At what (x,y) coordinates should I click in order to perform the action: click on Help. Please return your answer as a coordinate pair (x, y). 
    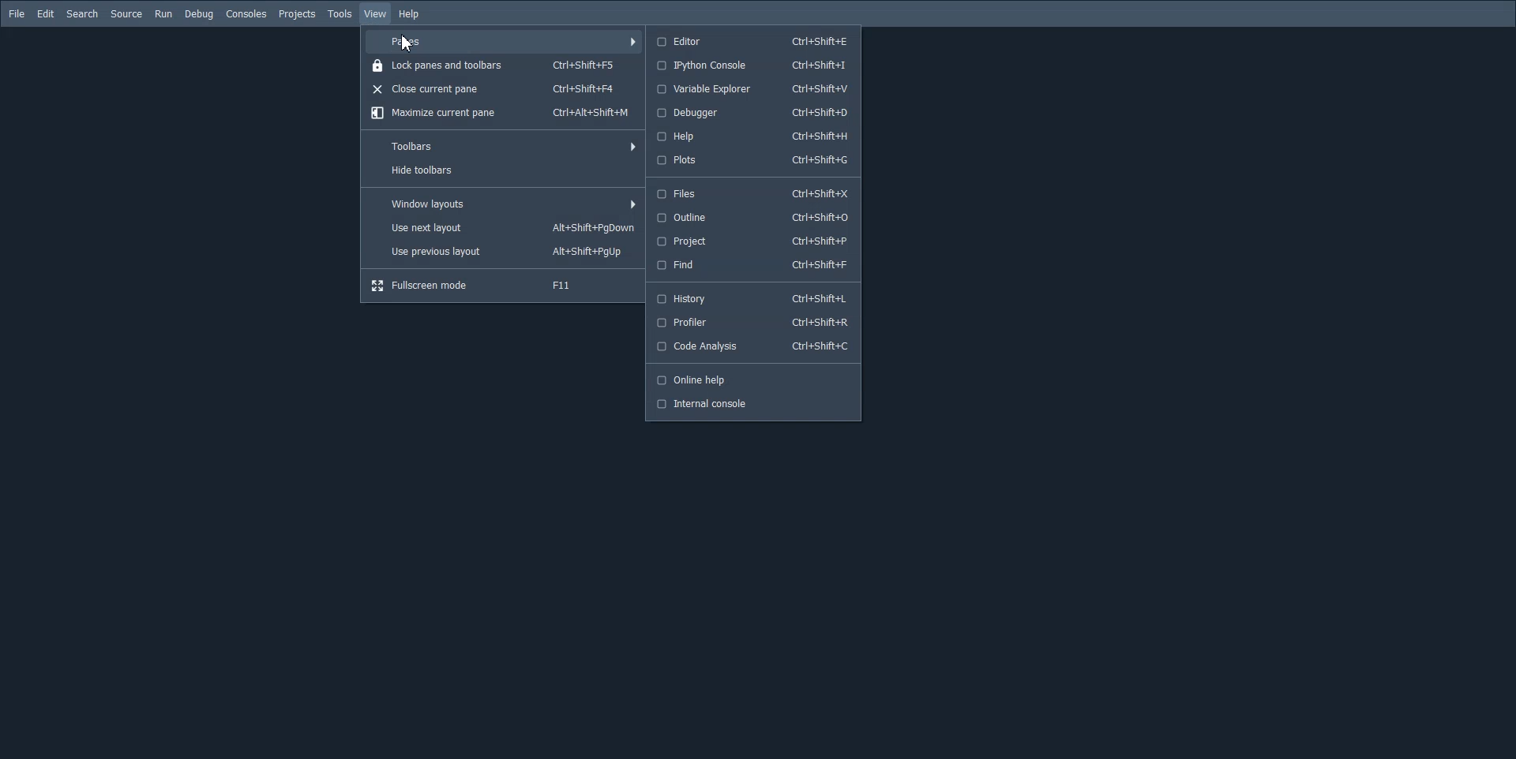
    Looking at the image, I should click on (753, 137).